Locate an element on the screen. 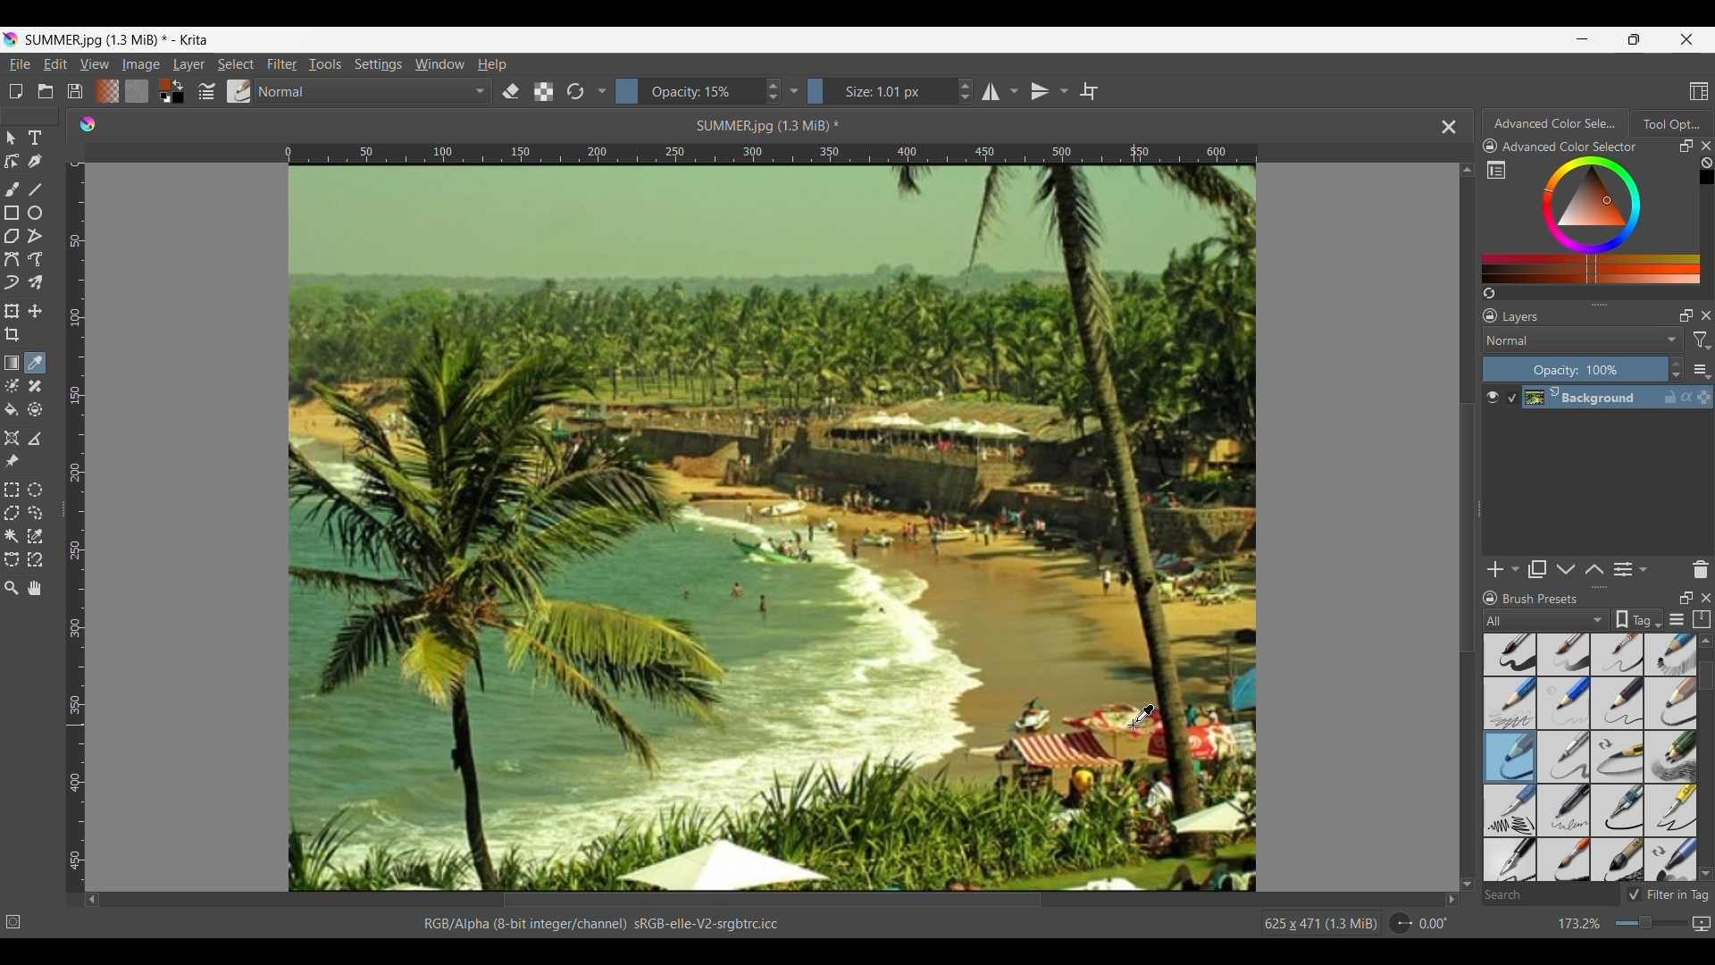 The width and height of the screenshot is (1715, 965). Polygon tool is located at coordinates (12, 237).